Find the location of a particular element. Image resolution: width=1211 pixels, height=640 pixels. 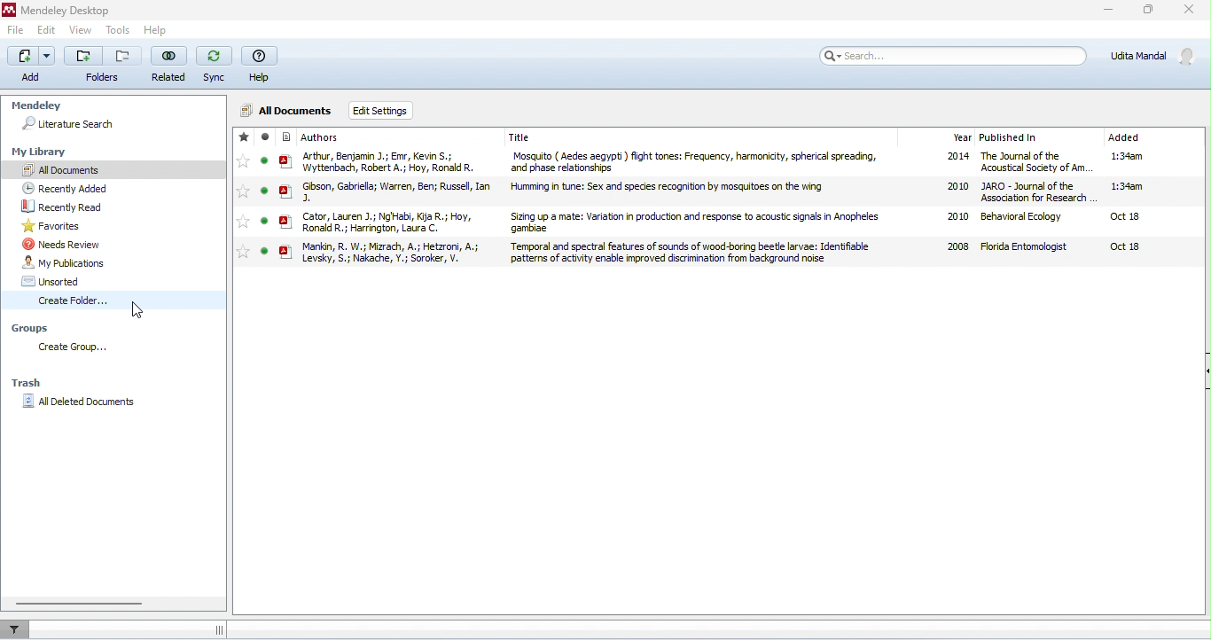

cursor is located at coordinates (139, 310).